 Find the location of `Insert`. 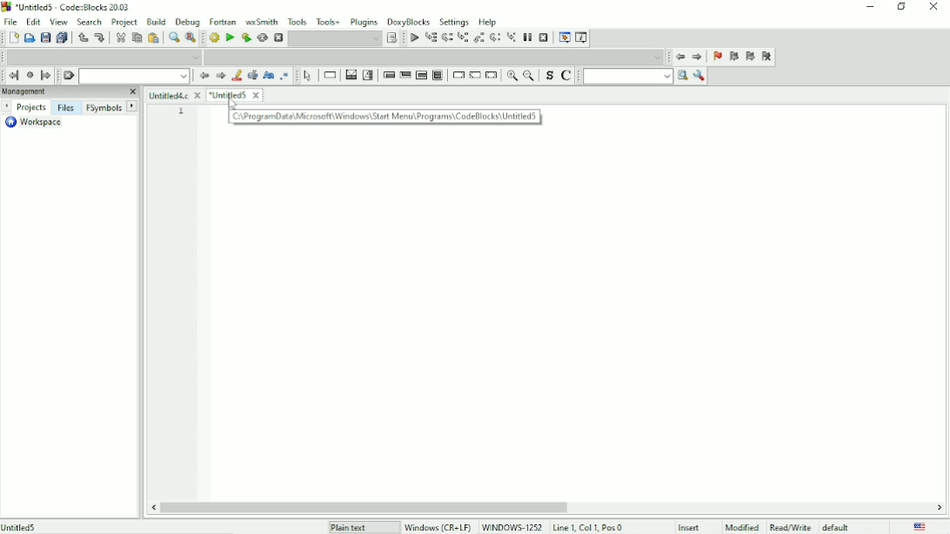

Insert is located at coordinates (691, 527).